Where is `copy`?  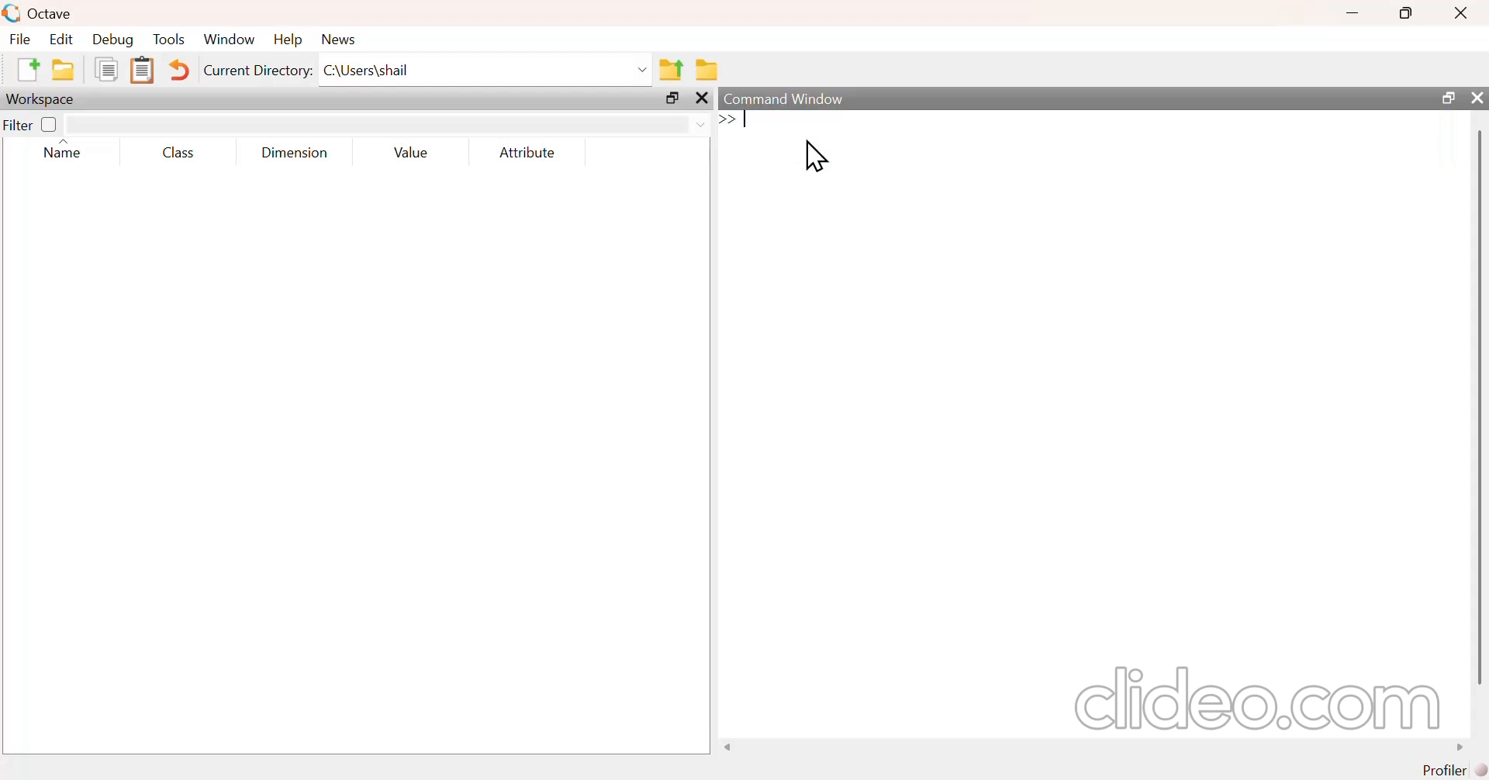
copy is located at coordinates (102, 71).